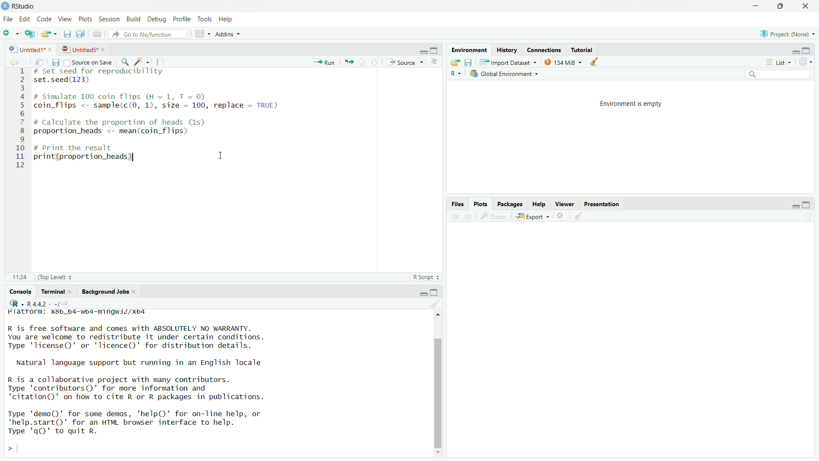 The height and width of the screenshot is (461, 819). I want to click on # Simulate 100 coin Ttihips (H=1, T = 0), so click(132, 96).